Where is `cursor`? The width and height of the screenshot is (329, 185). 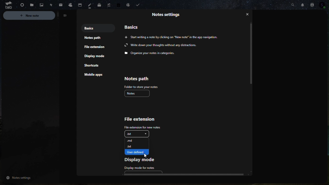
cursor is located at coordinates (145, 156).